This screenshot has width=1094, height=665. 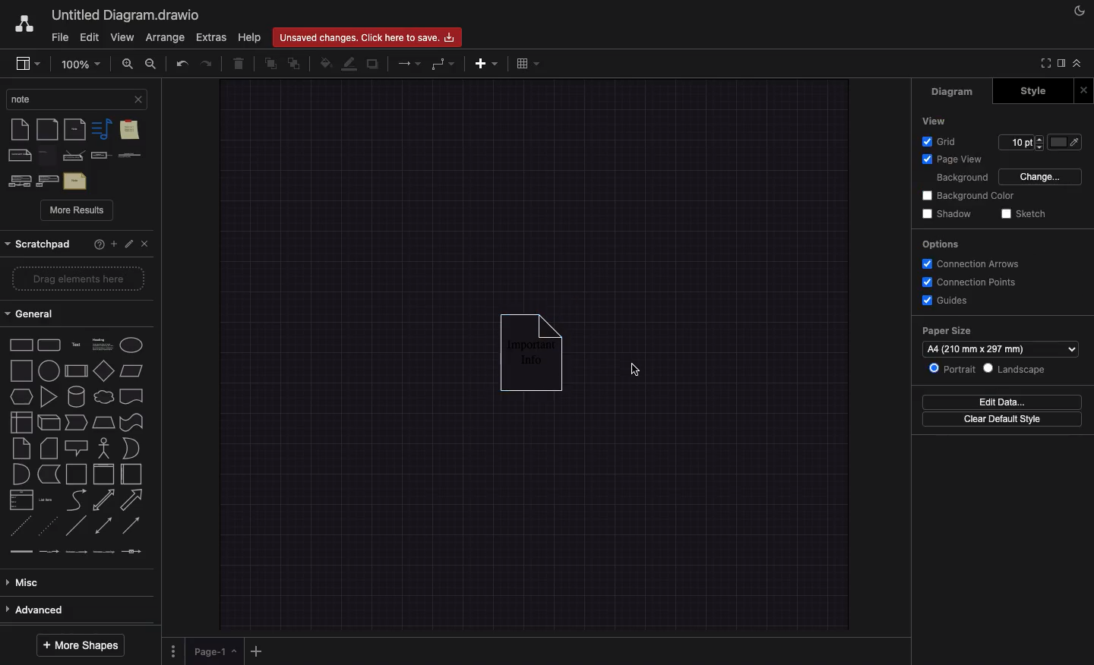 What do you see at coordinates (75, 181) in the screenshot?
I see `text` at bounding box center [75, 181].